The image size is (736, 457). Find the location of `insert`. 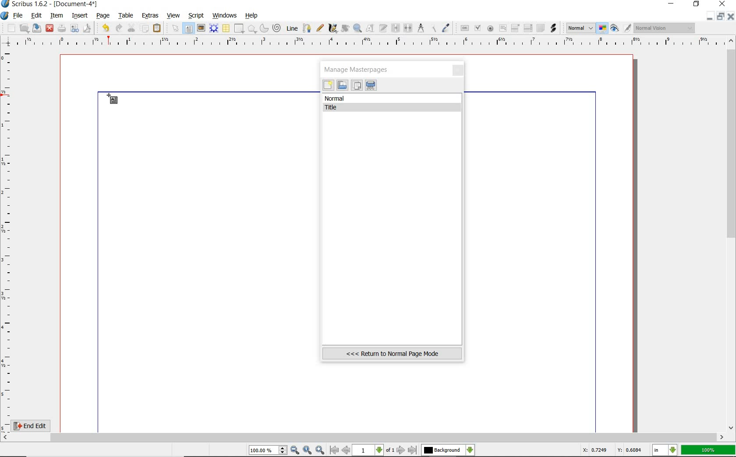

insert is located at coordinates (79, 15).